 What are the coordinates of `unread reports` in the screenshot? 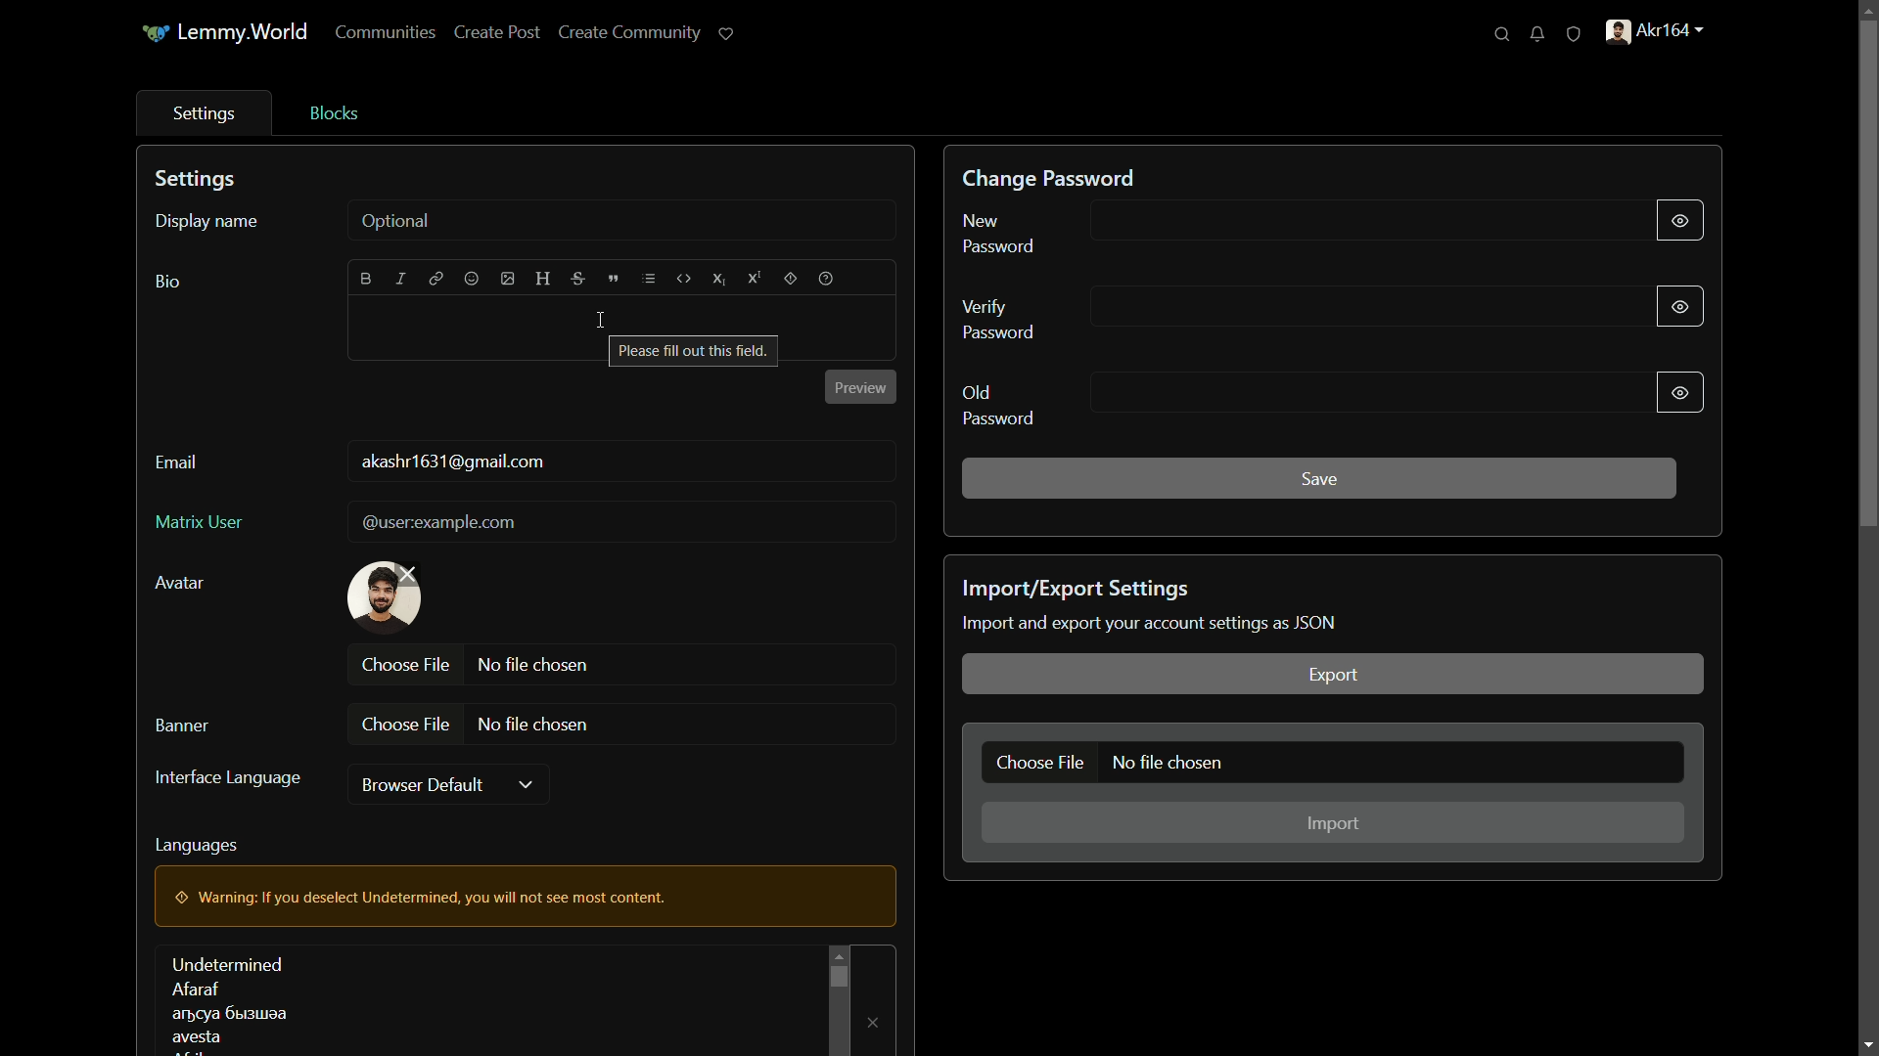 It's located at (1574, 33).